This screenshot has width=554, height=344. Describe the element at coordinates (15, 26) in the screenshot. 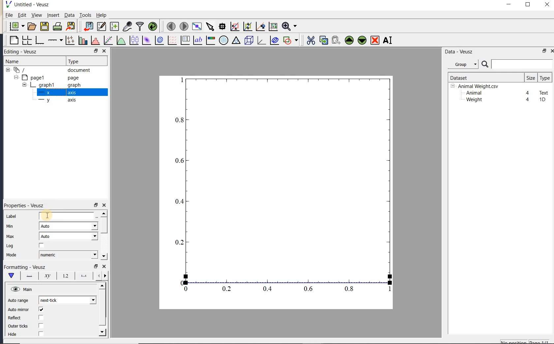

I see `new document` at that location.